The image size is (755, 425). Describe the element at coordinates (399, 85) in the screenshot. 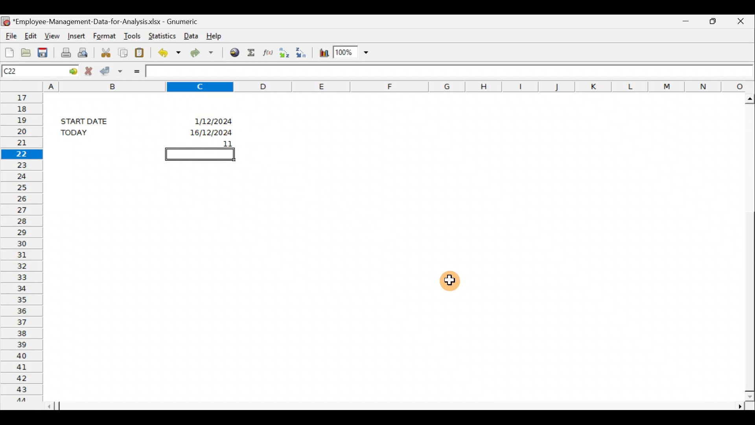

I see `Columns` at that location.